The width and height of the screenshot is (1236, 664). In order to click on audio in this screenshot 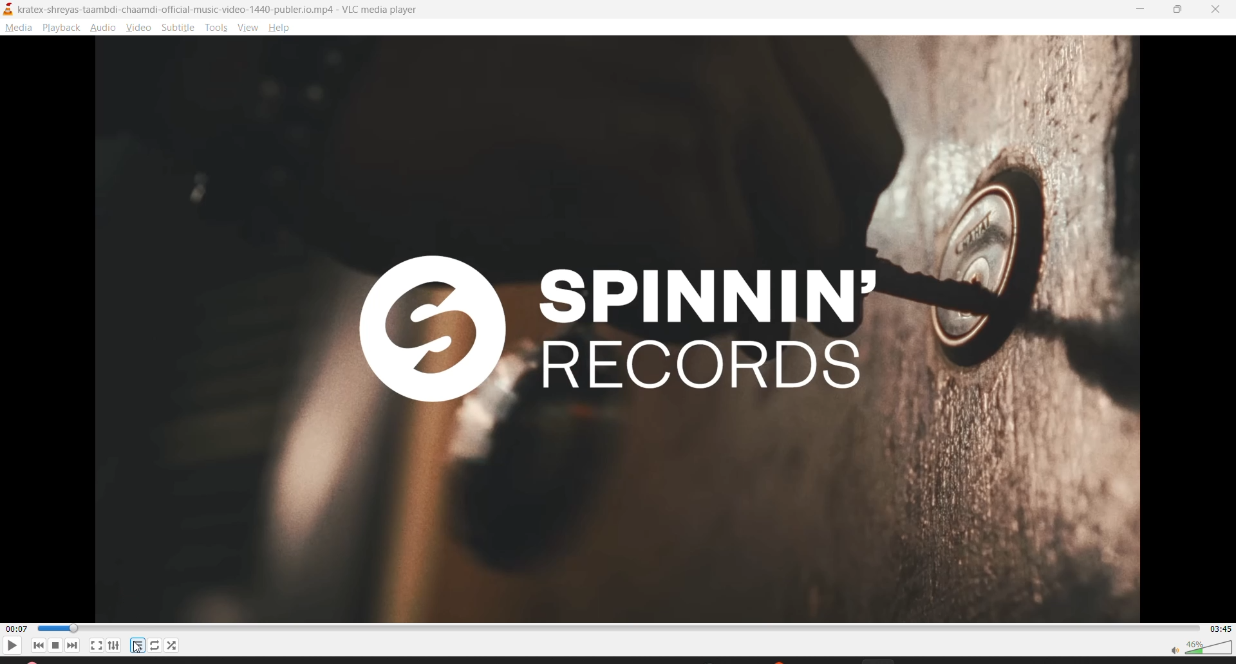, I will do `click(104, 28)`.